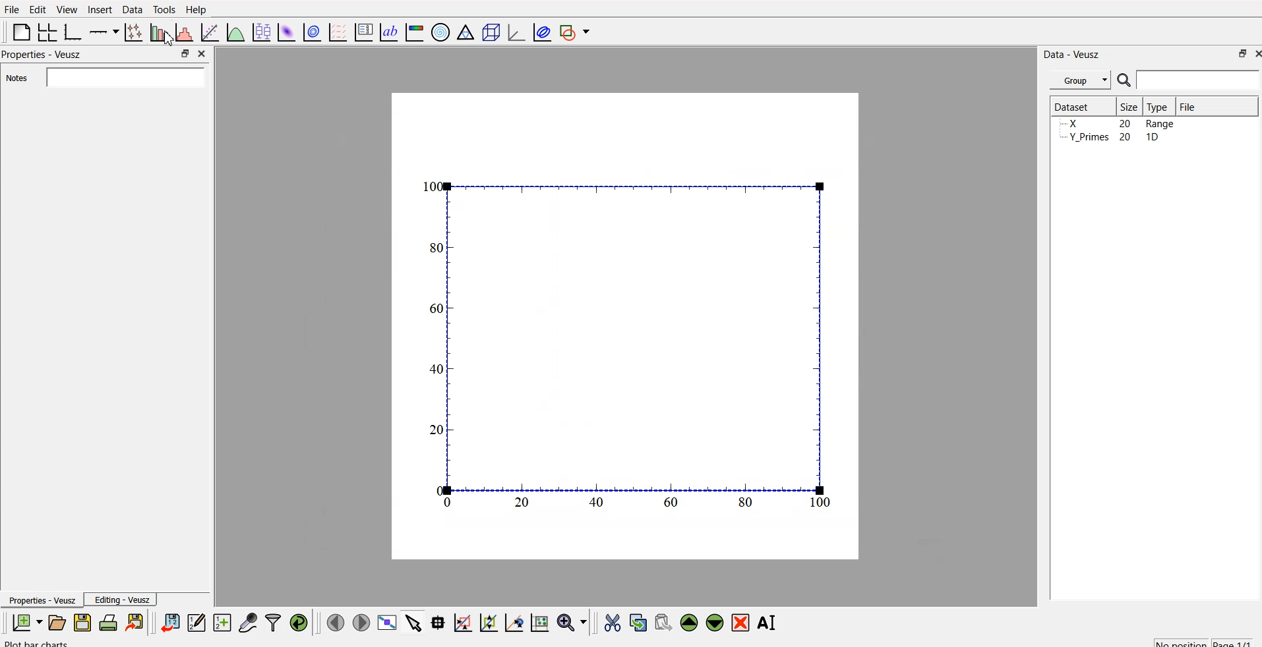 Image resolution: width=1262 pixels, height=647 pixels. What do you see at coordinates (543, 31) in the screenshot?
I see `plot covariance ellipses` at bounding box center [543, 31].